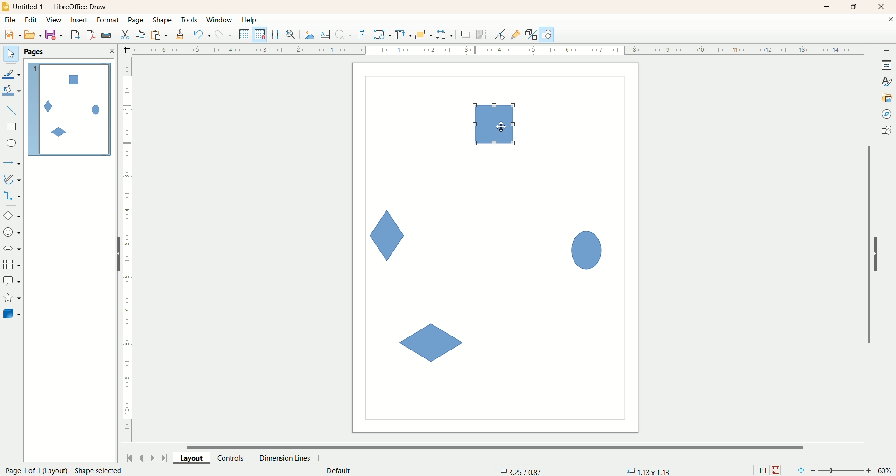  What do you see at coordinates (887, 65) in the screenshot?
I see `properties` at bounding box center [887, 65].